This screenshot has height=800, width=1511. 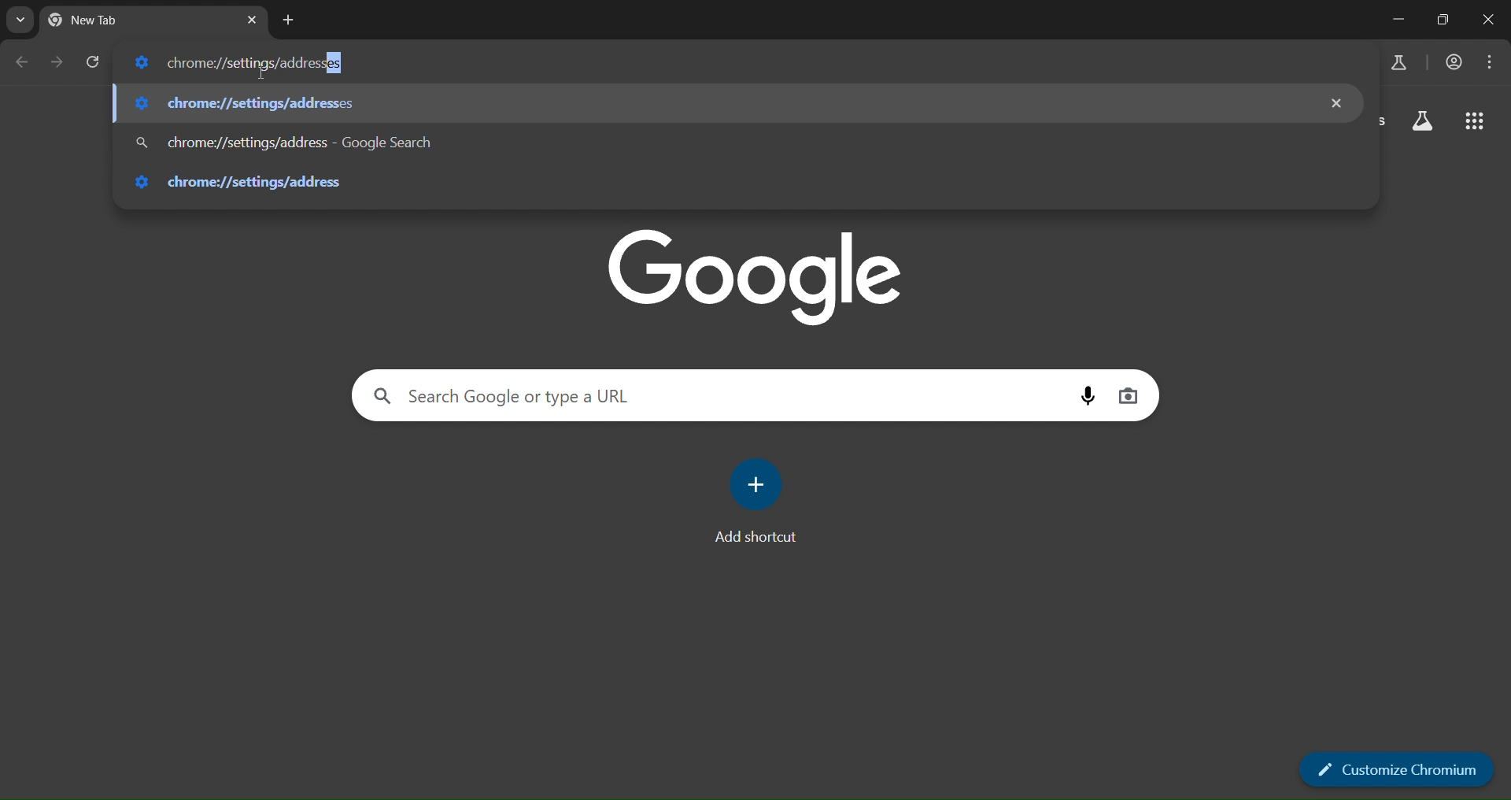 I want to click on cursor, so click(x=261, y=74).